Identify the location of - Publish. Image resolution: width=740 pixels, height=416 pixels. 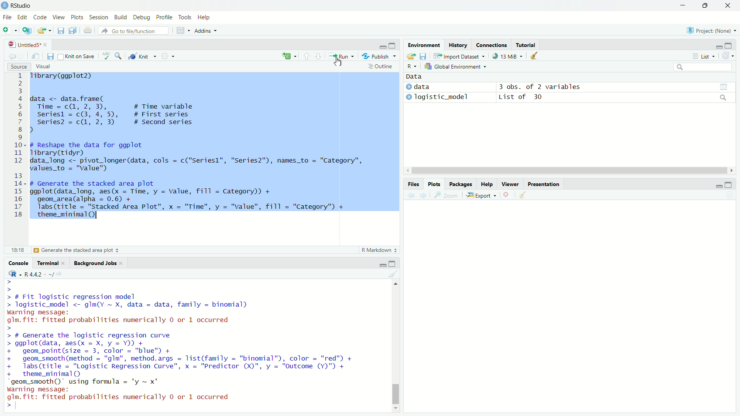
(377, 57).